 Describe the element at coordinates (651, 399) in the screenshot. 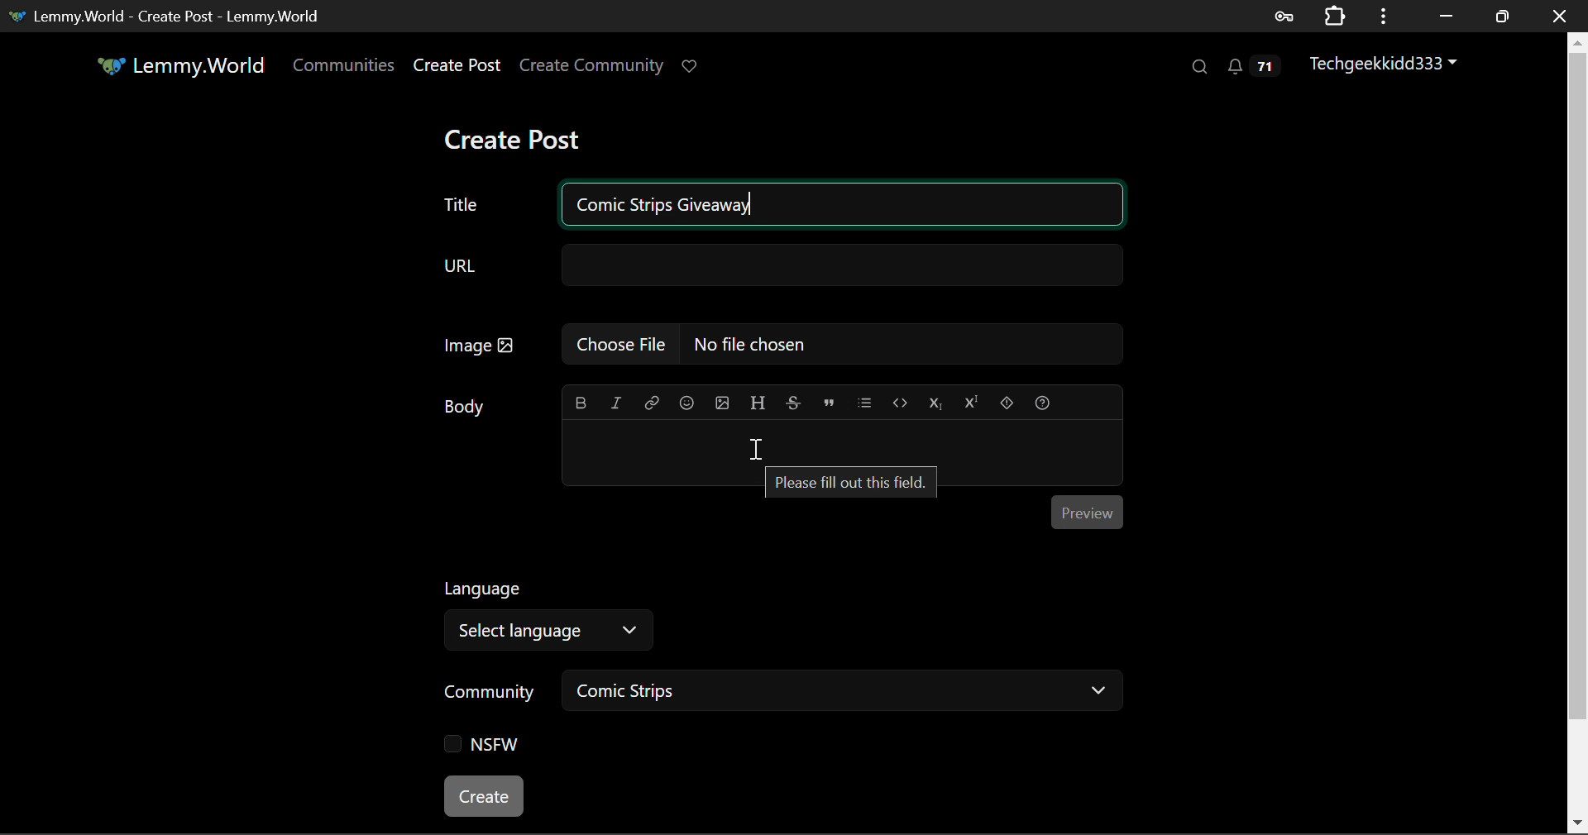

I see `link` at that location.